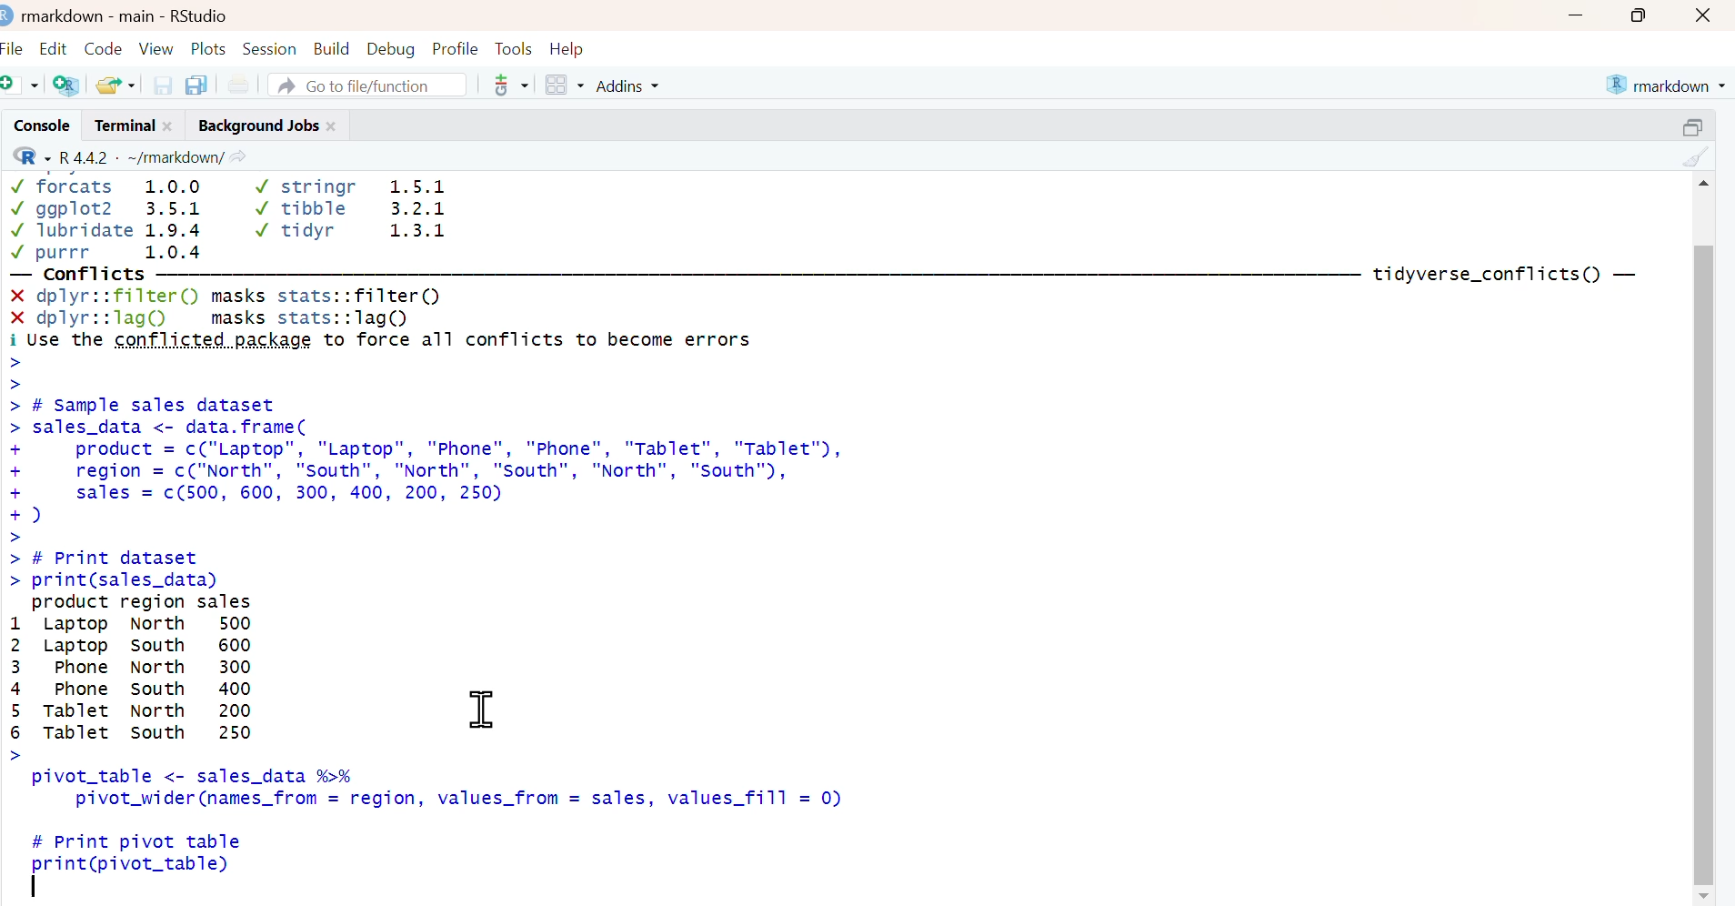 This screenshot has height=906, width=1735. What do you see at coordinates (120, 125) in the screenshot?
I see `Terminal` at bounding box center [120, 125].